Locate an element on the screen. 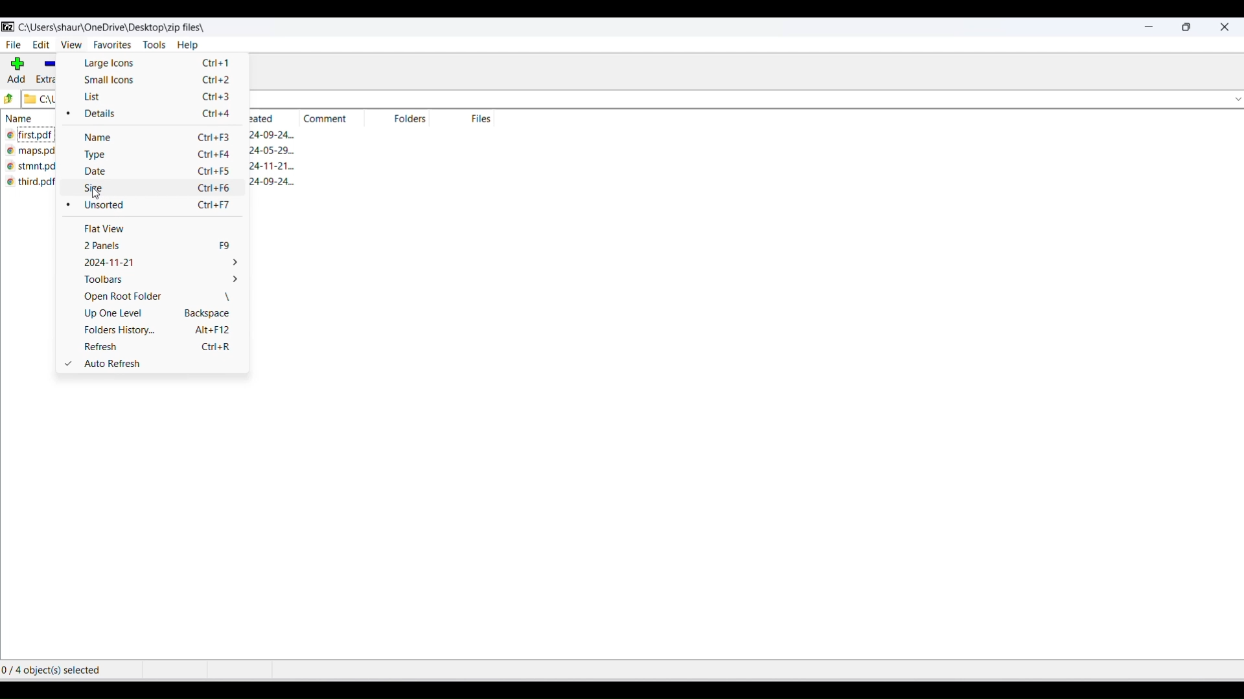 This screenshot has height=699, width=1244. favourites is located at coordinates (110, 45).